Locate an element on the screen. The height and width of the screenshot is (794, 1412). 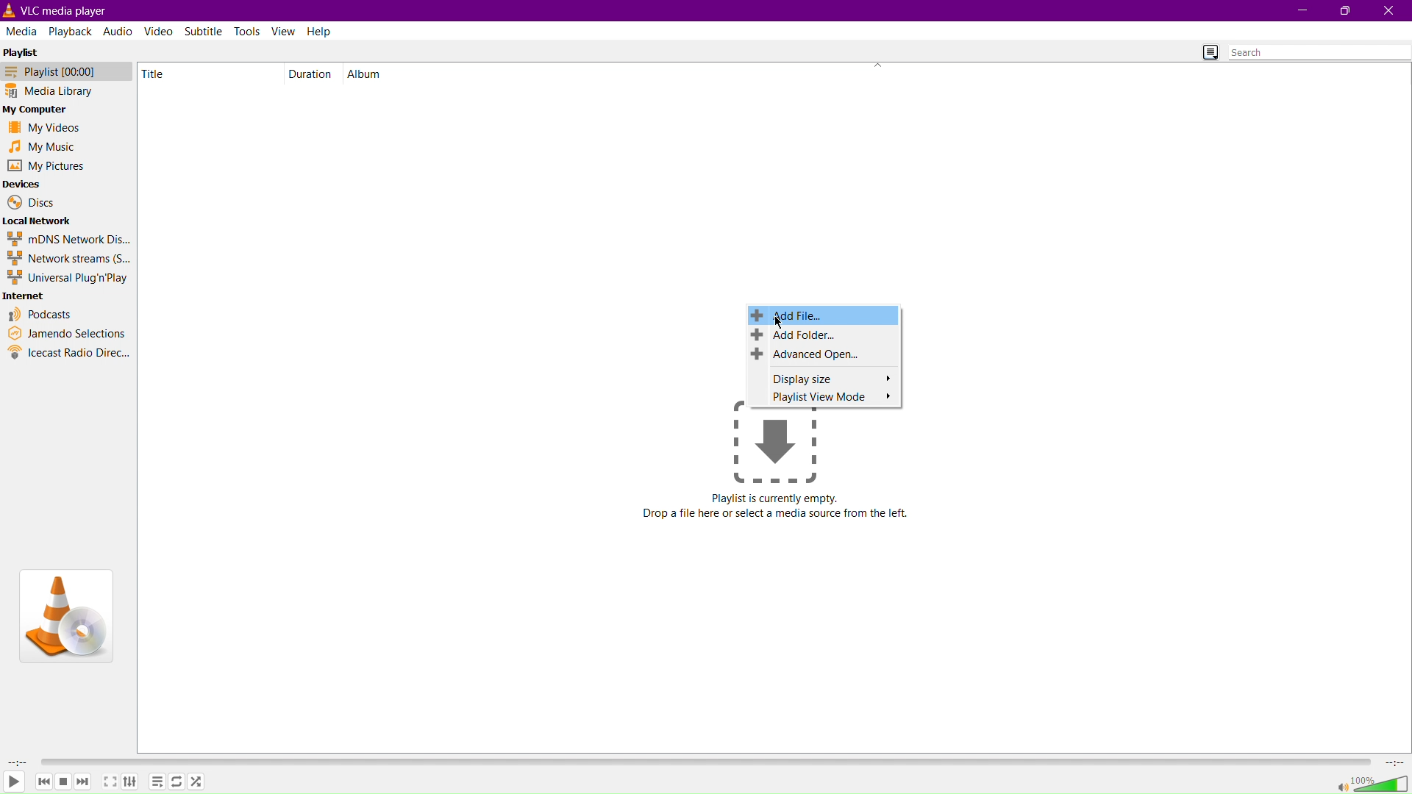
Advanced Open is located at coordinates (822, 354).